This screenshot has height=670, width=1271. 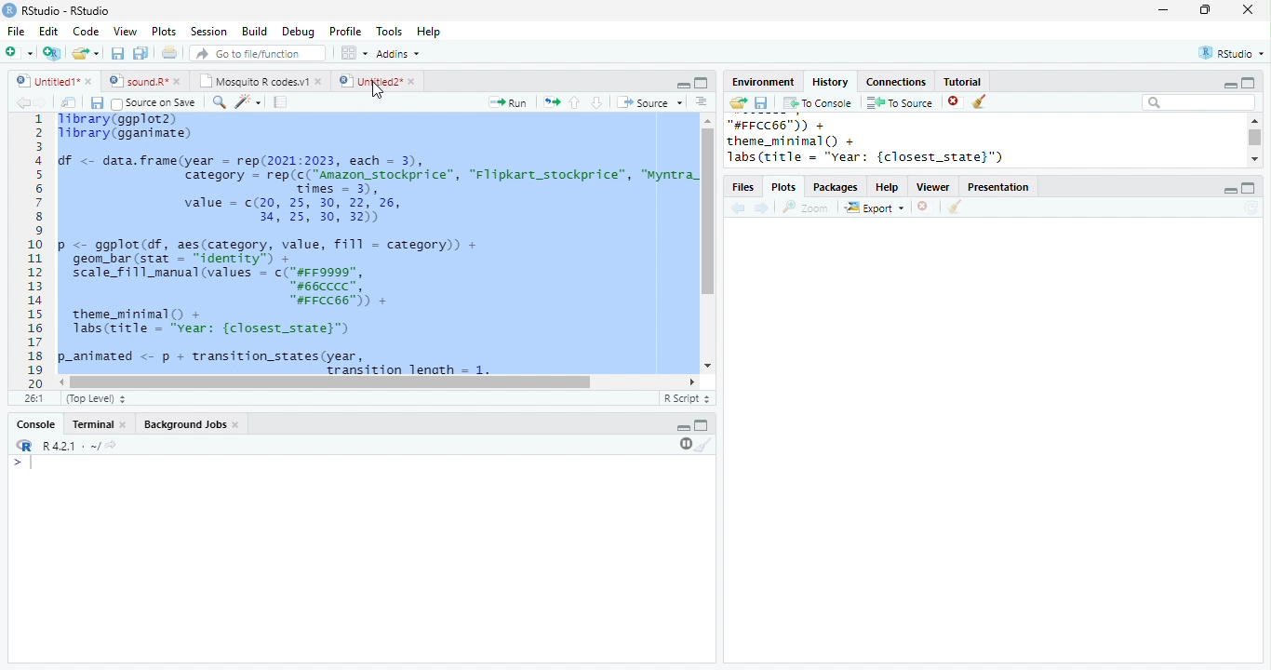 What do you see at coordinates (398, 53) in the screenshot?
I see `Addins` at bounding box center [398, 53].